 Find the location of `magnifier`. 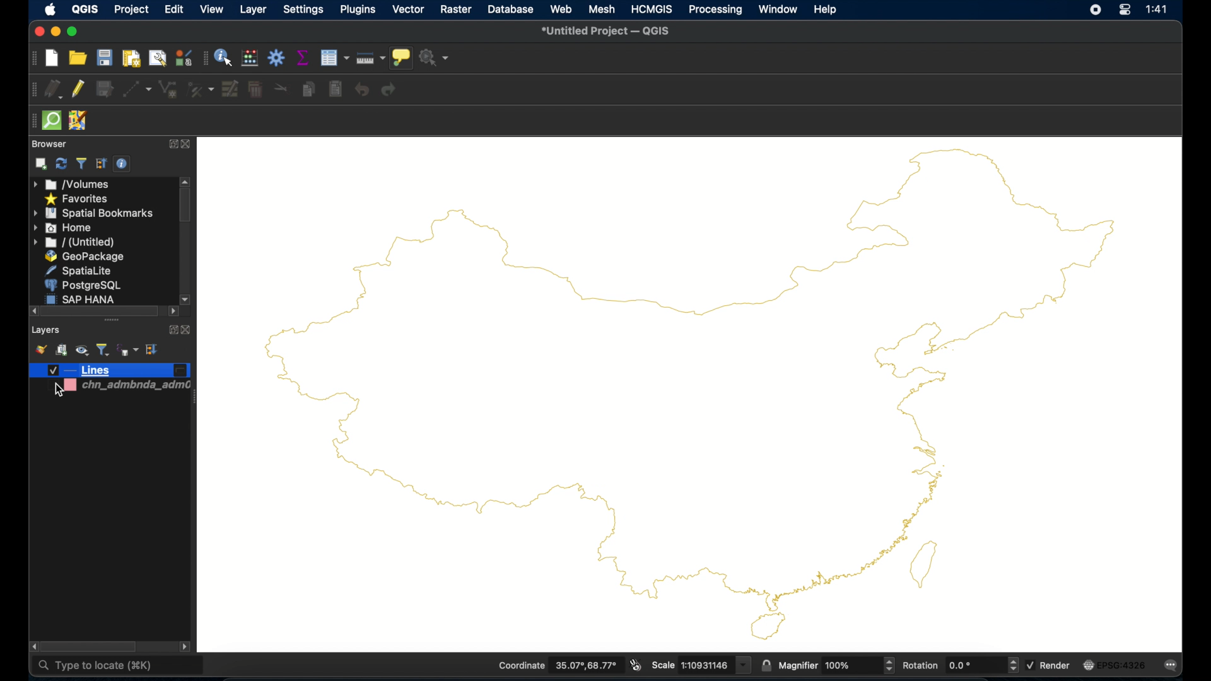

magnifier is located at coordinates (836, 665).